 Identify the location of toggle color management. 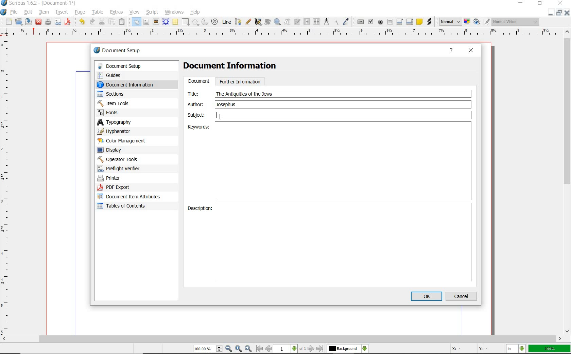
(467, 22).